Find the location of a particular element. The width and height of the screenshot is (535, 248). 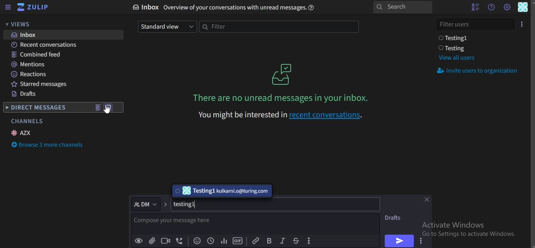

browse 3 more channels is located at coordinates (49, 146).